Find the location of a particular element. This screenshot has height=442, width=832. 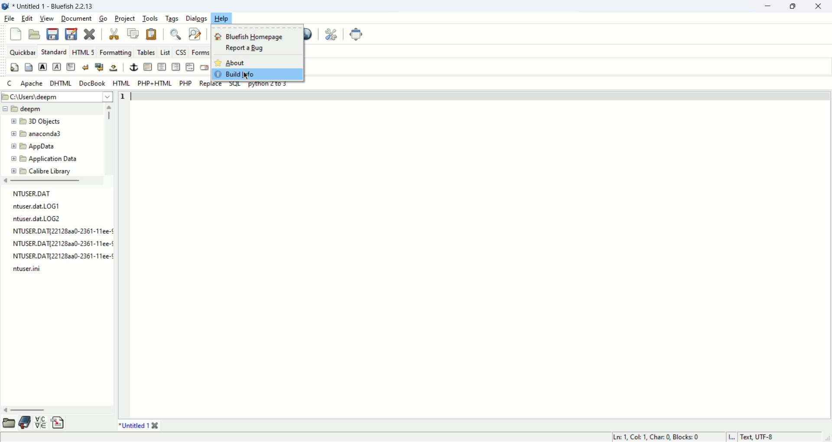

center is located at coordinates (162, 67).